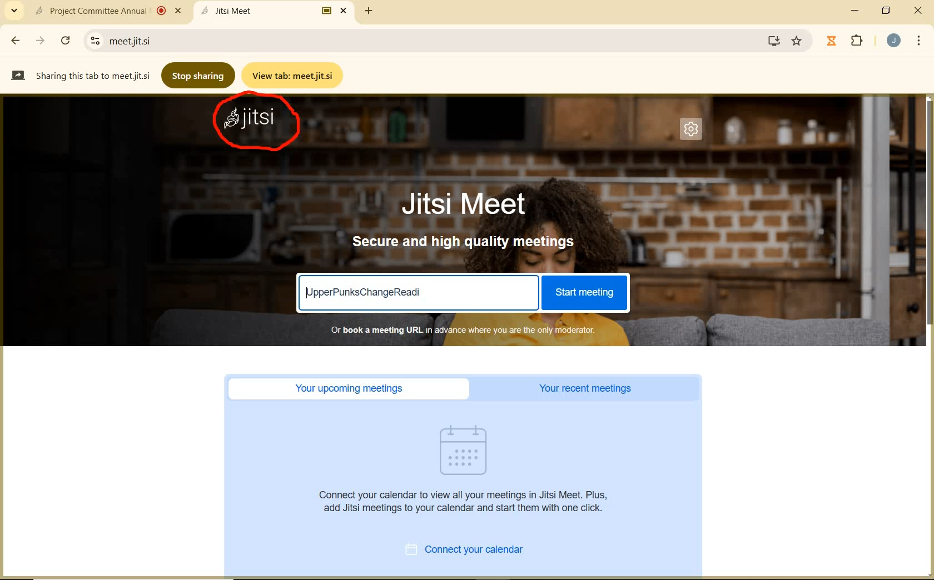 This screenshot has width=934, height=580. Describe the element at coordinates (847, 42) in the screenshot. I see `EXTENSION` at that location.